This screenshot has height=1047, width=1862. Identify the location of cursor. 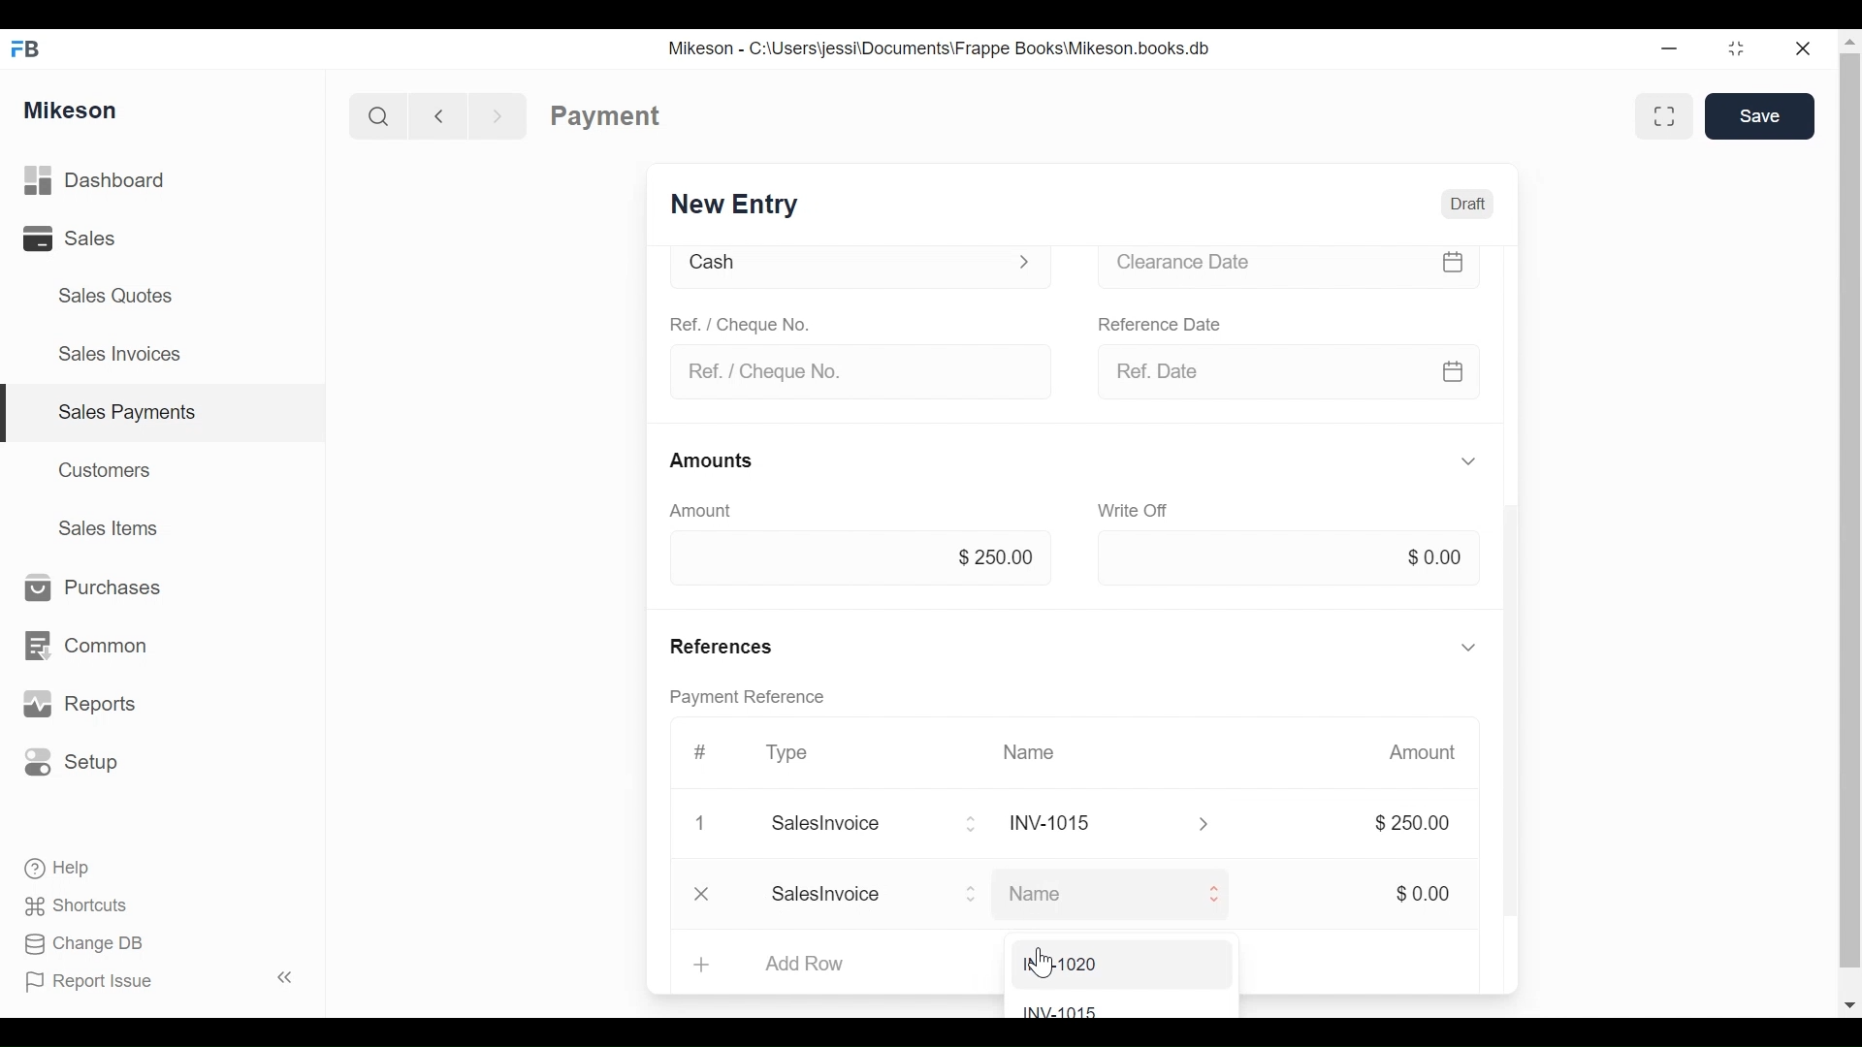
(1040, 964).